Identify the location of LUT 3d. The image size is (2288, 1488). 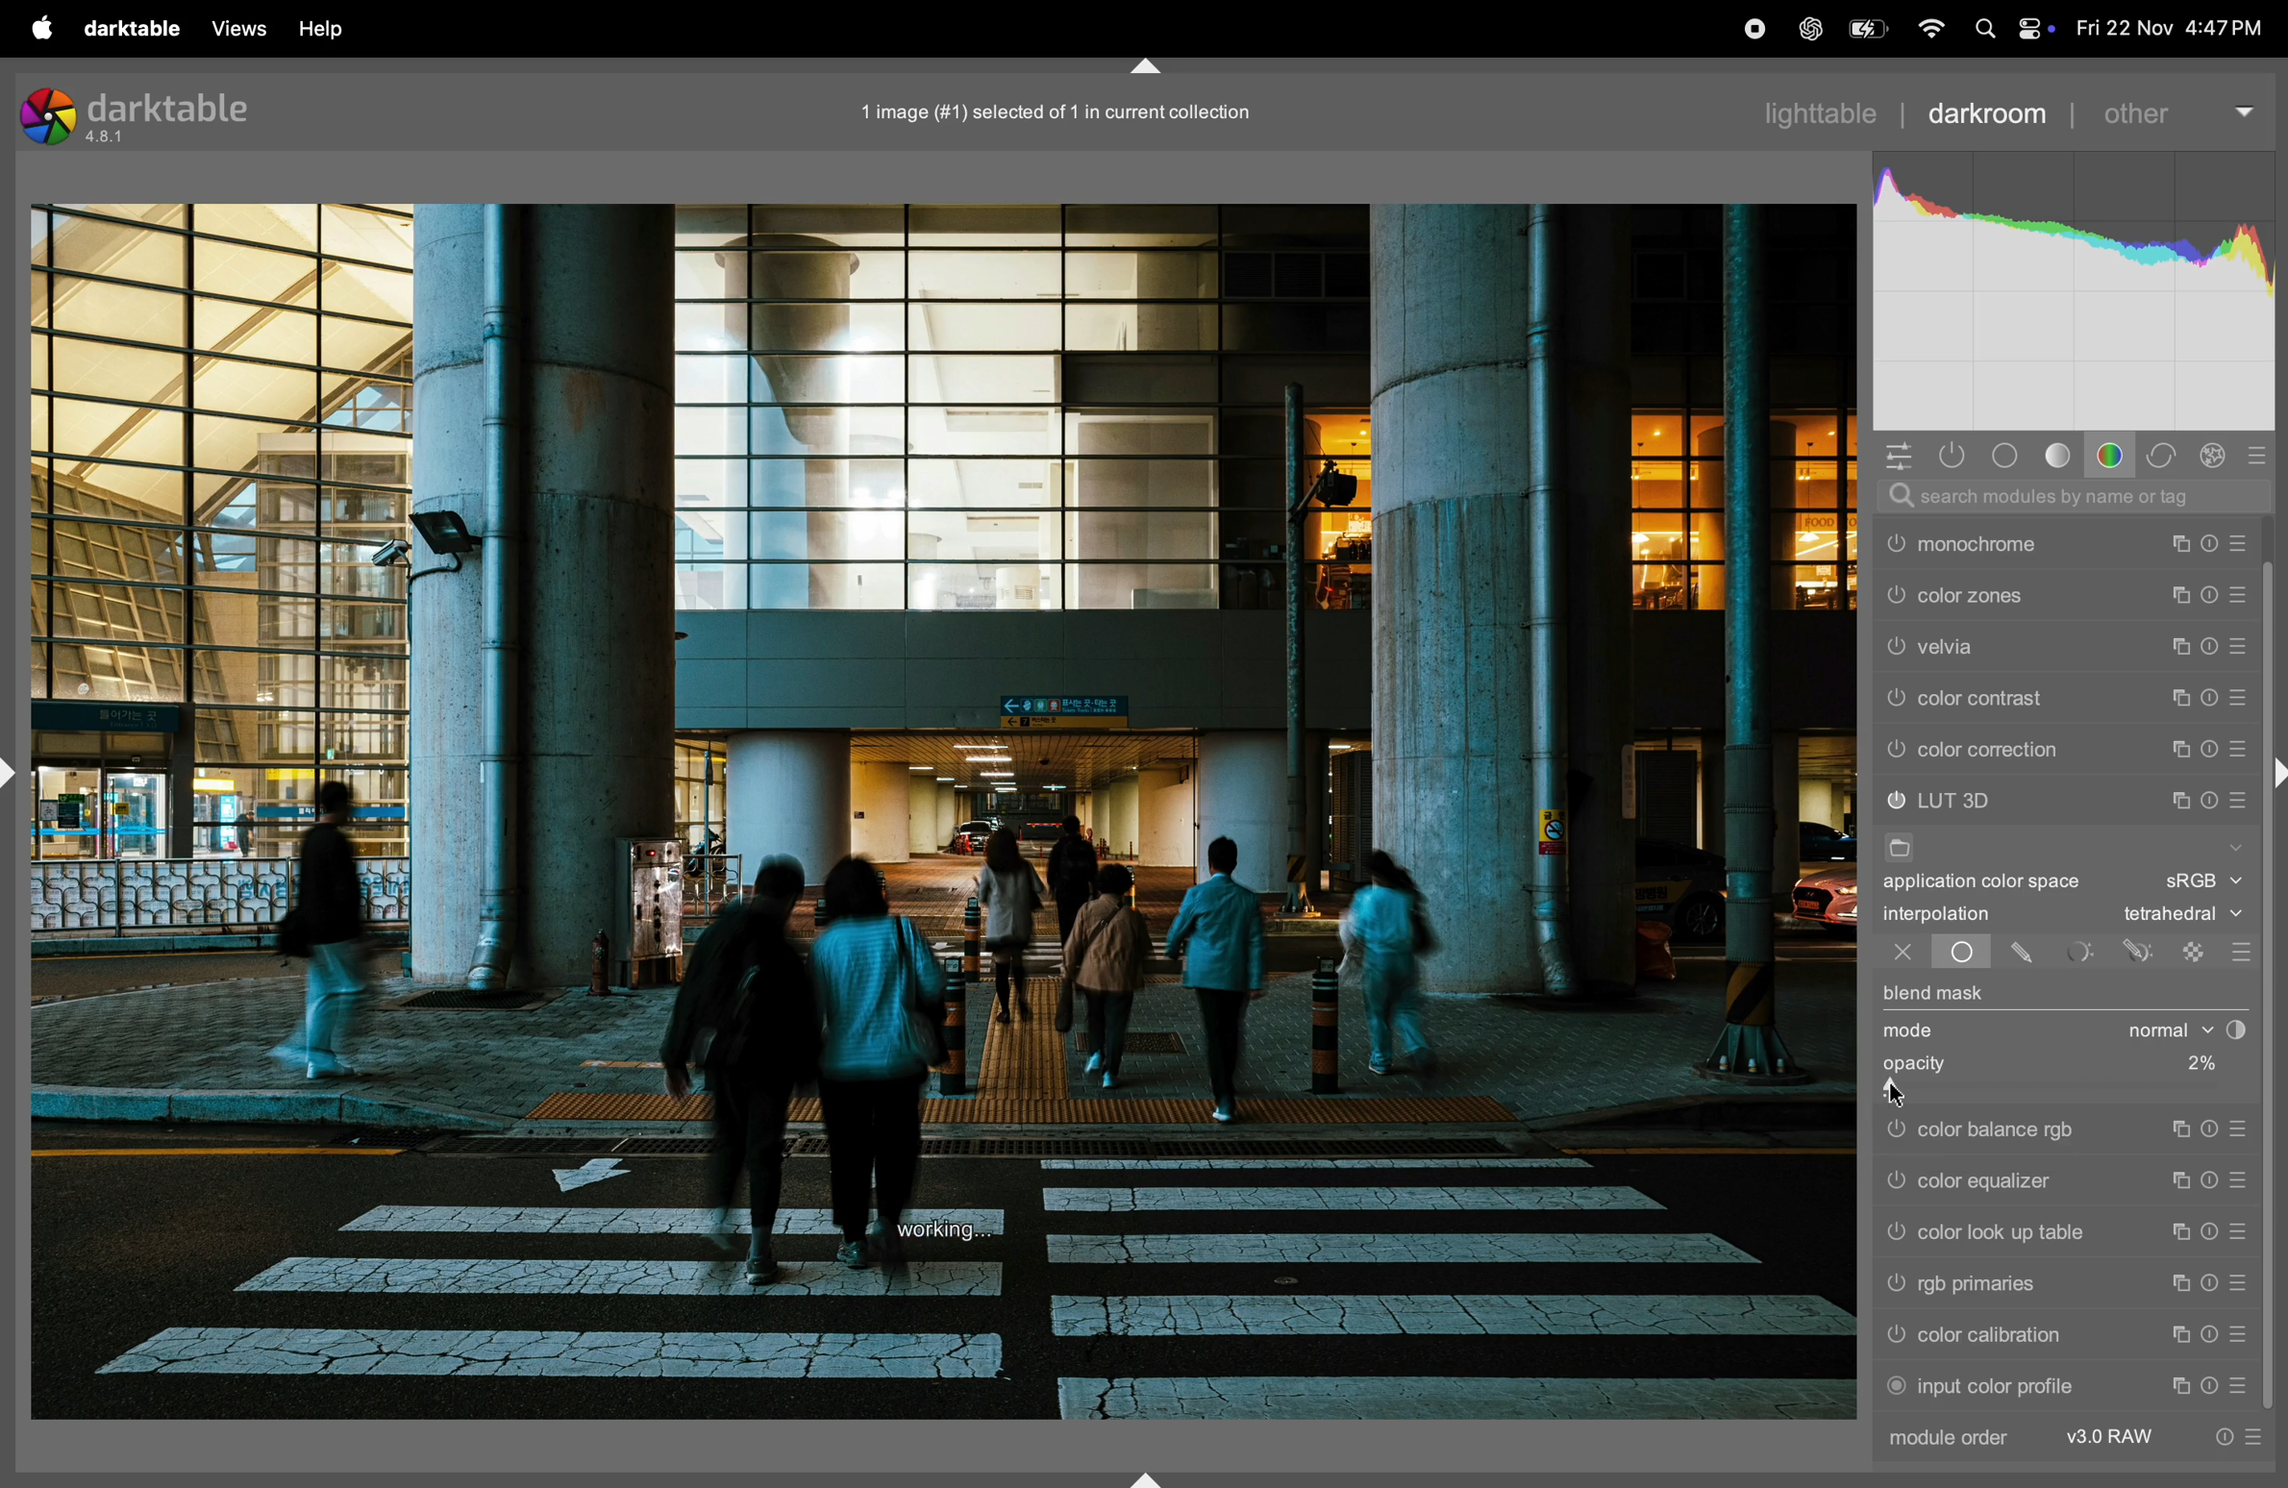
(2032, 798).